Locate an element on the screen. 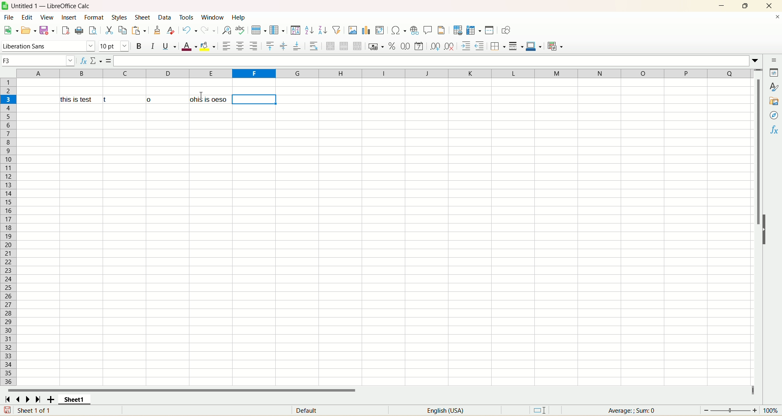 The height and width of the screenshot is (416, 782). row is located at coordinates (7, 230).